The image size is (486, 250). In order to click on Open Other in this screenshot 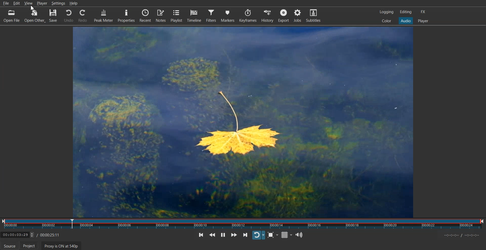, I will do `click(34, 16)`.